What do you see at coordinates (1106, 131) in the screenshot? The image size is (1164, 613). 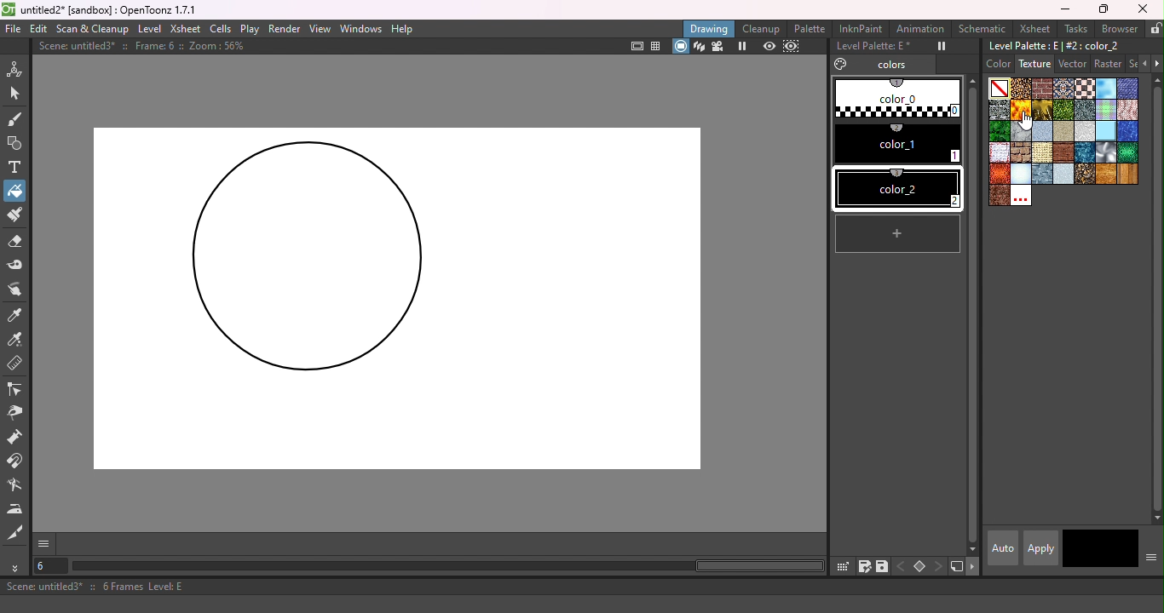 I see `piastrell.bmp` at bounding box center [1106, 131].